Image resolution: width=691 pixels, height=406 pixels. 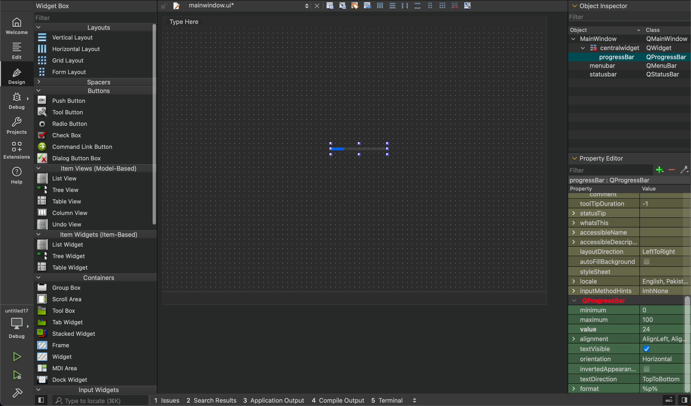 I want to click on Dock WIdget, so click(x=62, y=380).